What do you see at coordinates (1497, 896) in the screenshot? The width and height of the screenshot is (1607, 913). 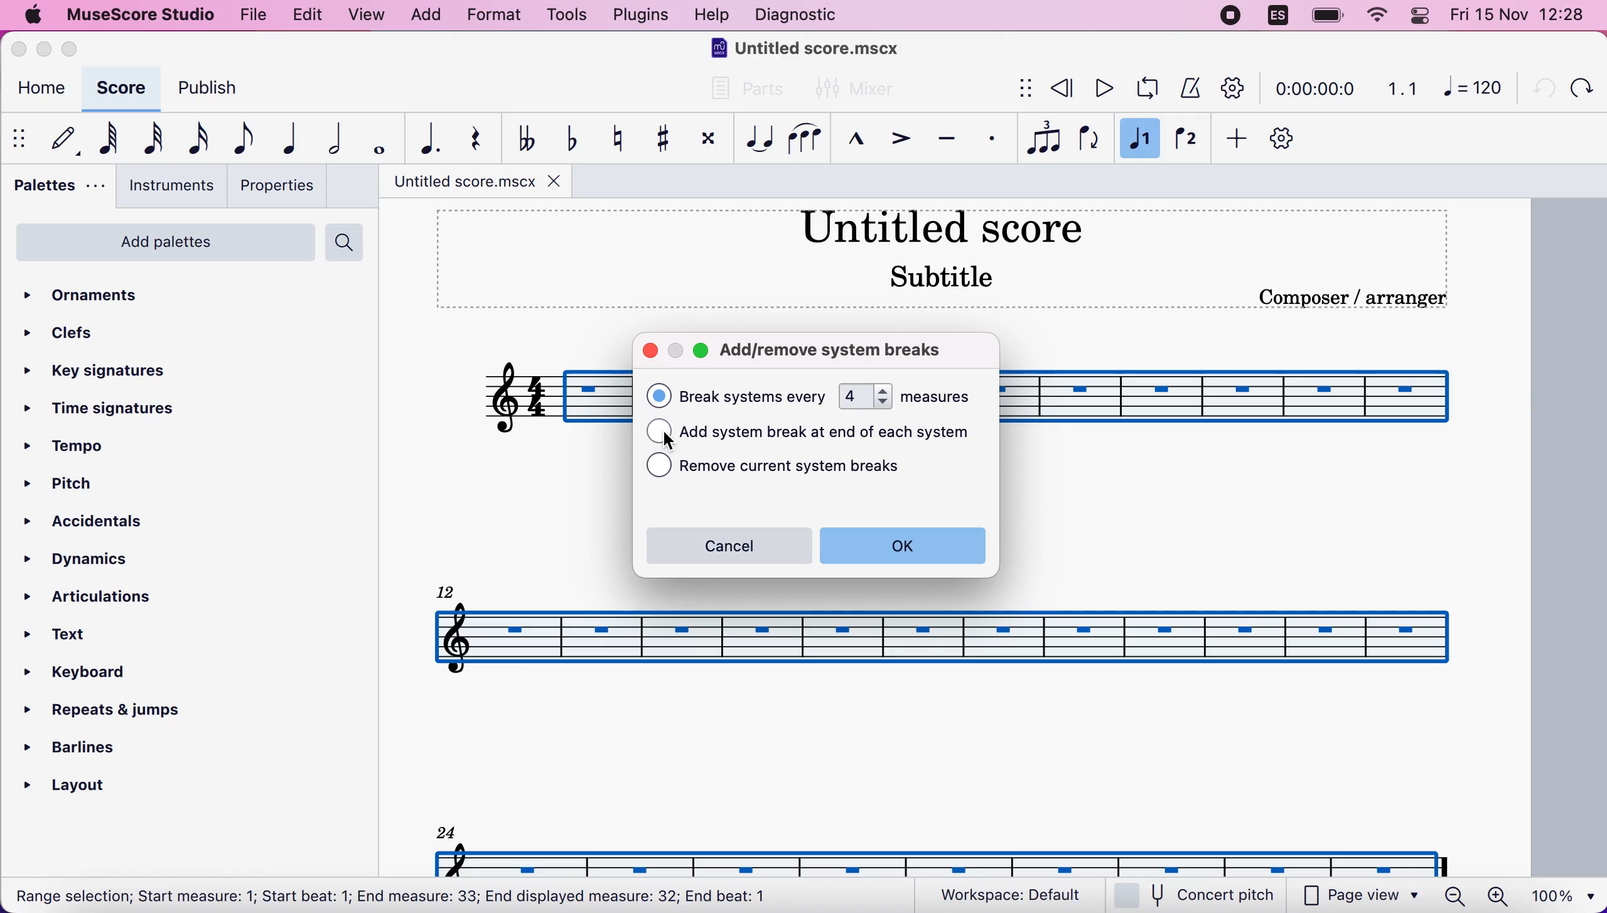 I see `zoom in` at bounding box center [1497, 896].